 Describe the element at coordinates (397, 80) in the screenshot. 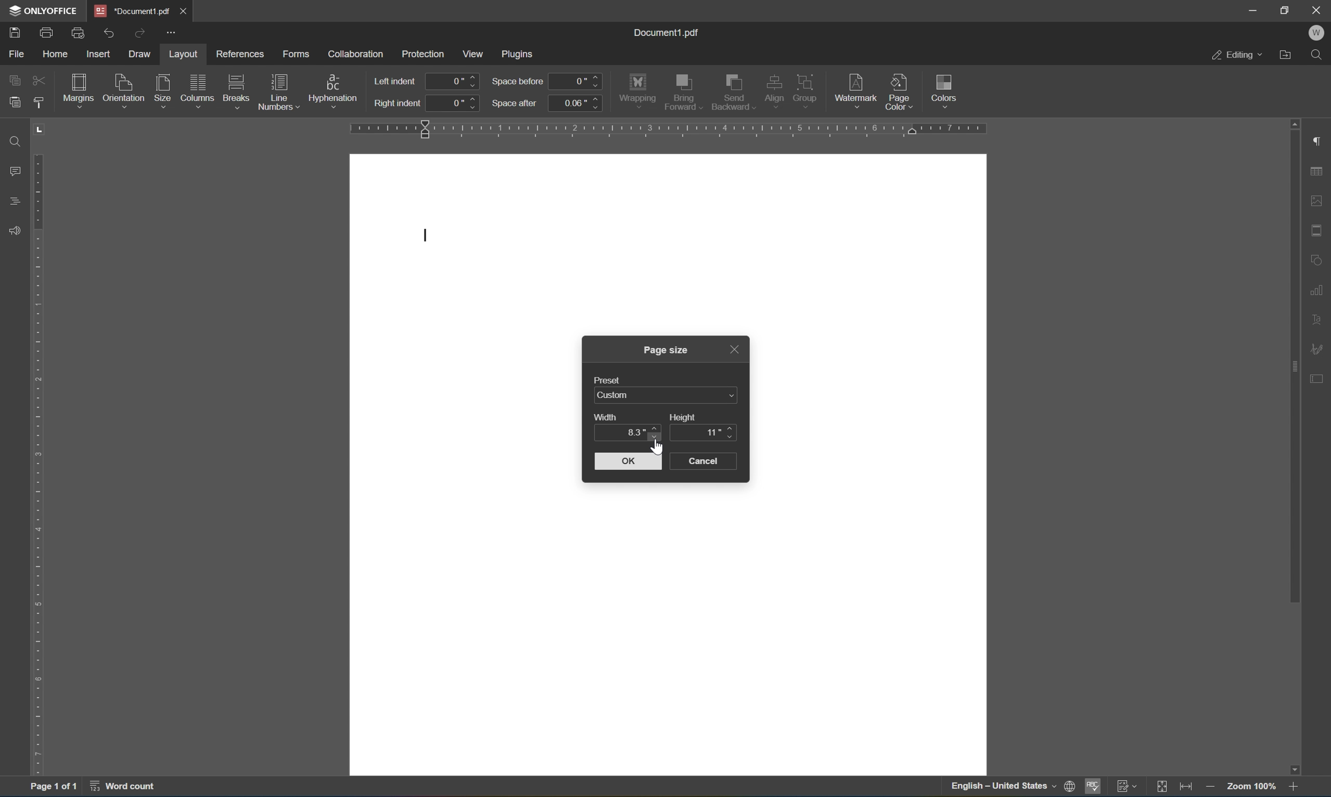

I see `left indent` at that location.